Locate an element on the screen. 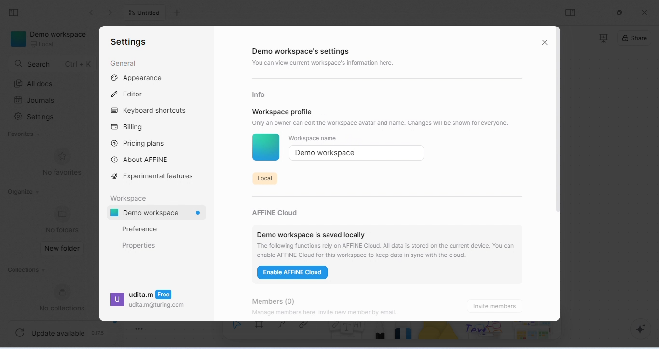 This screenshot has width=659, height=349. appearance is located at coordinates (137, 78).